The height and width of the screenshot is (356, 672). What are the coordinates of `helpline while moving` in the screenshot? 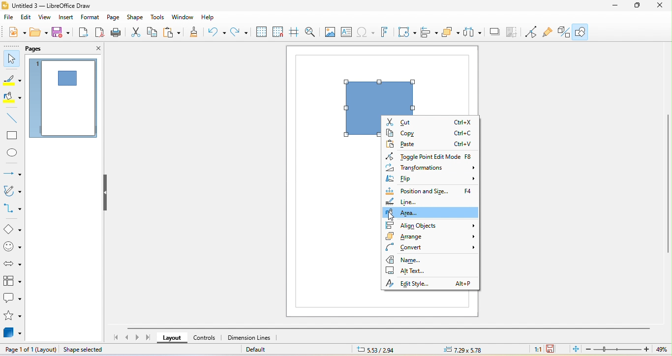 It's located at (294, 33).